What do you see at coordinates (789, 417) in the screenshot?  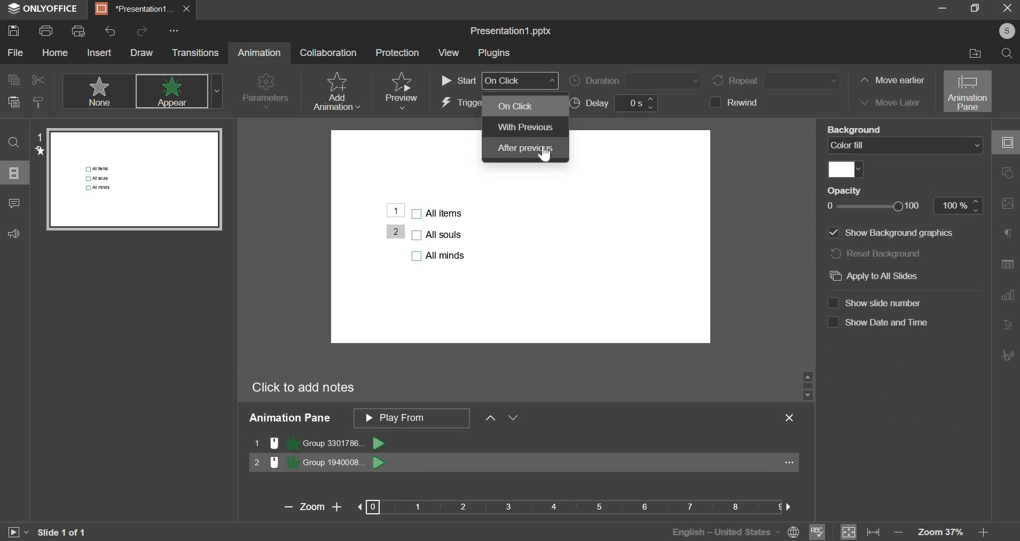 I see `exit` at bounding box center [789, 417].